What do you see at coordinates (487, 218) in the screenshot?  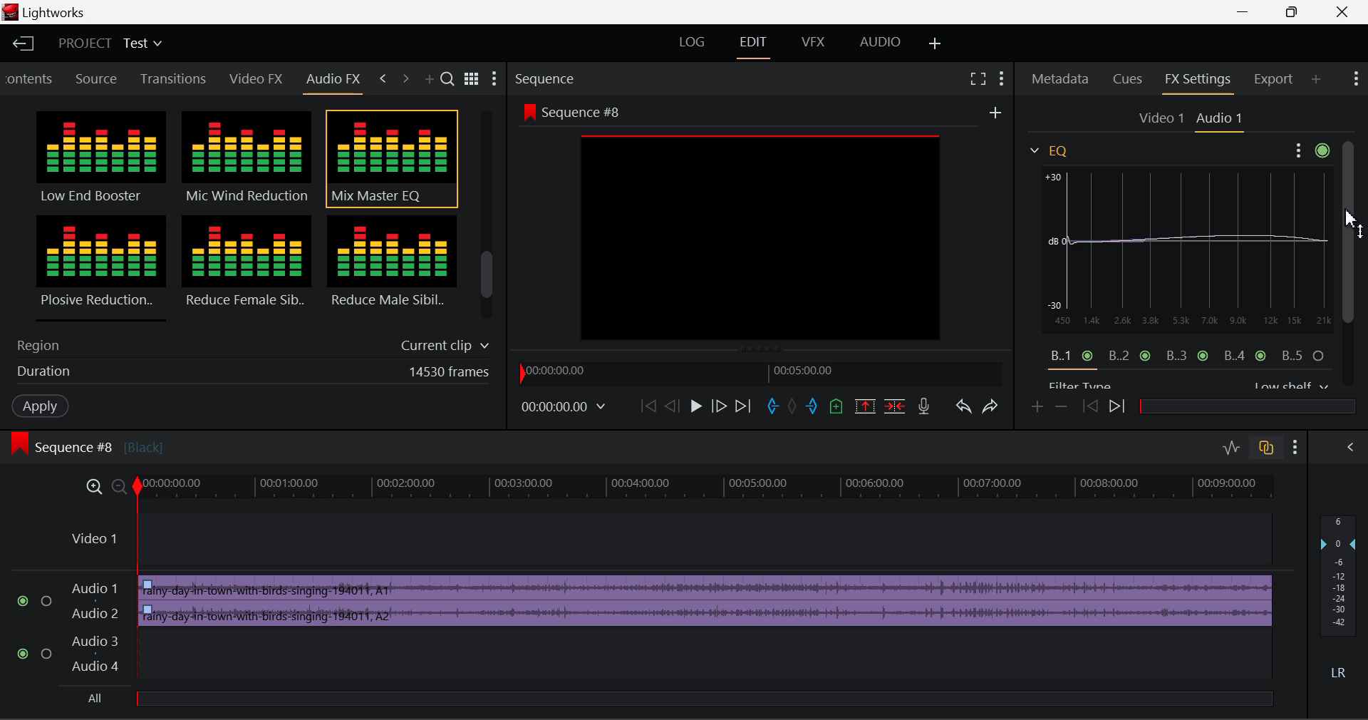 I see `Scroll Bar` at bounding box center [487, 218].